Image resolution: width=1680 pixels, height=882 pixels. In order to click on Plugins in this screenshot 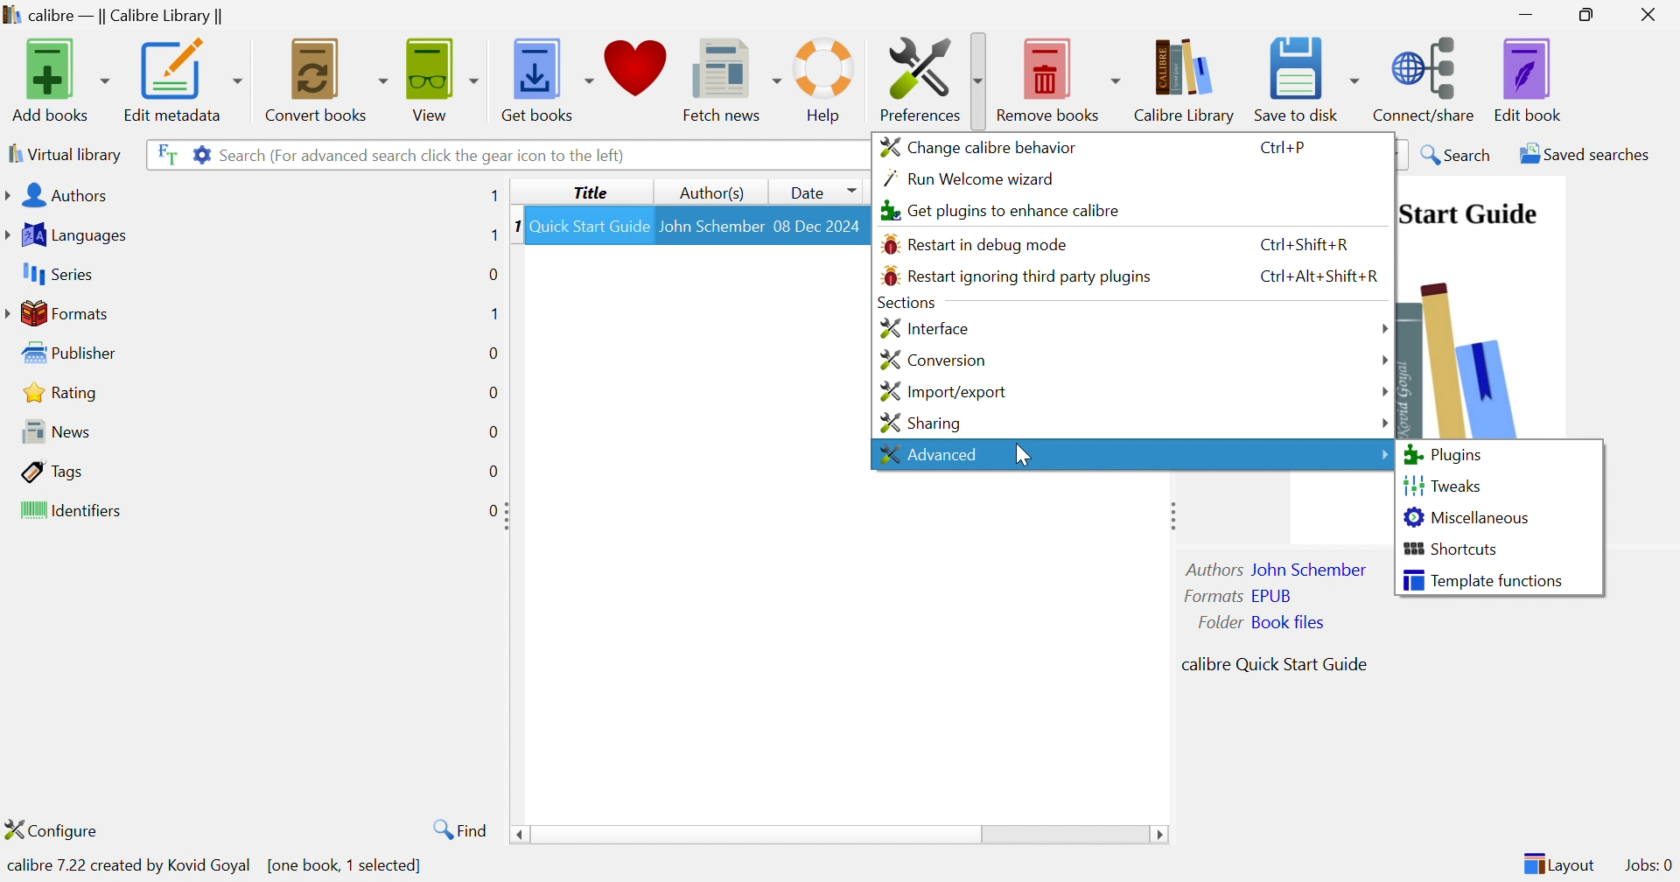, I will do `click(1443, 455)`.